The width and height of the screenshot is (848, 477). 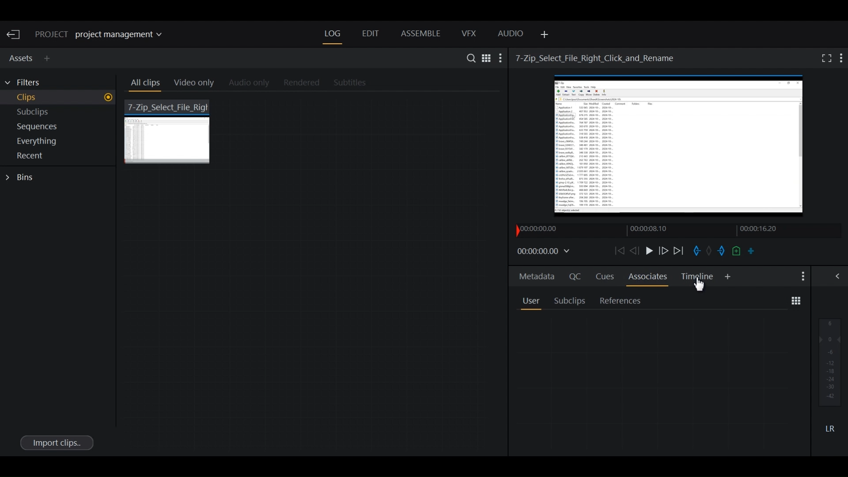 What do you see at coordinates (530, 300) in the screenshot?
I see `User` at bounding box center [530, 300].